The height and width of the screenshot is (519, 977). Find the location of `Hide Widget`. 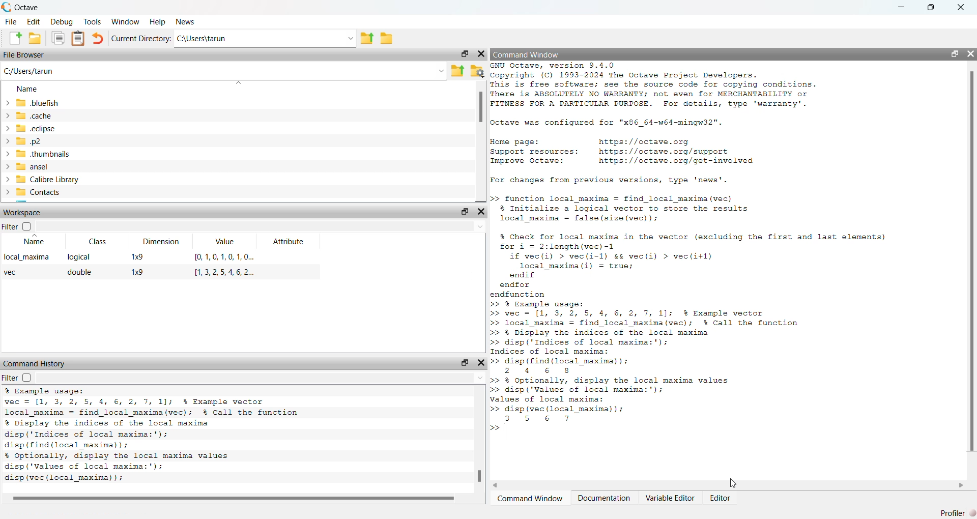

Hide Widget is located at coordinates (481, 53).